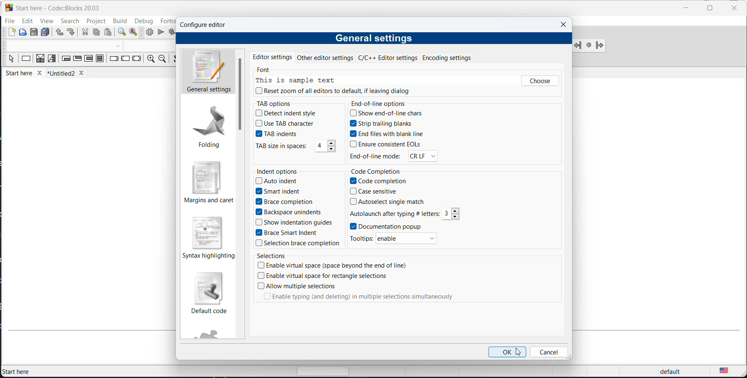  What do you see at coordinates (125, 60) in the screenshot?
I see `continue instruction` at bounding box center [125, 60].